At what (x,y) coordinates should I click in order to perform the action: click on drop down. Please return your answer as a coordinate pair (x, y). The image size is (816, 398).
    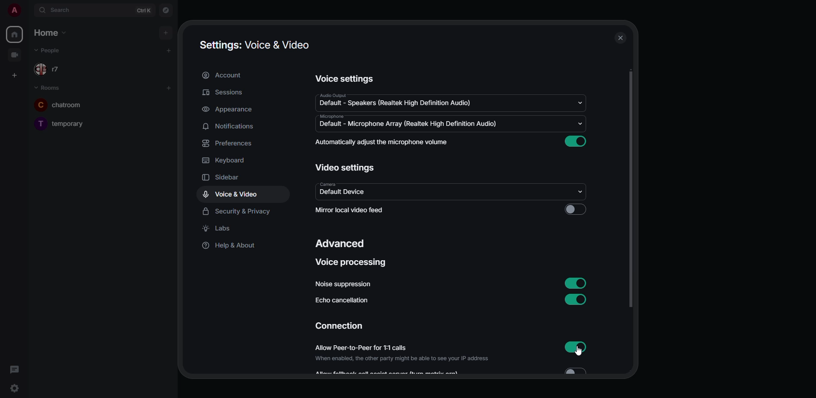
    Looking at the image, I should click on (579, 125).